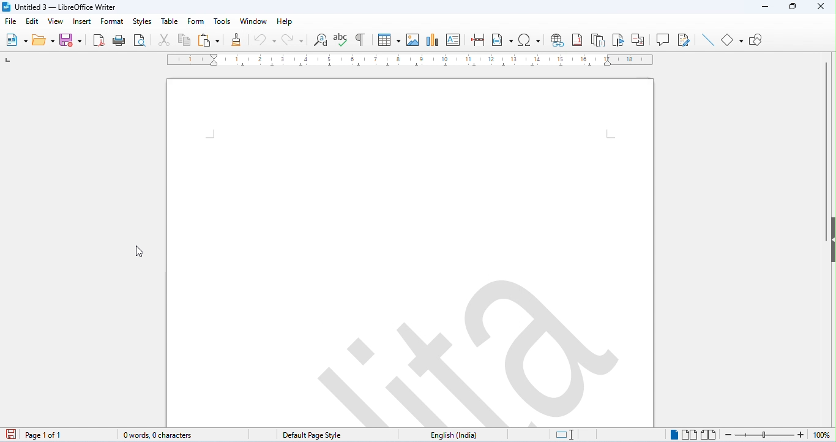 Image resolution: width=836 pixels, height=442 pixels. What do you see at coordinates (120, 41) in the screenshot?
I see `print` at bounding box center [120, 41].